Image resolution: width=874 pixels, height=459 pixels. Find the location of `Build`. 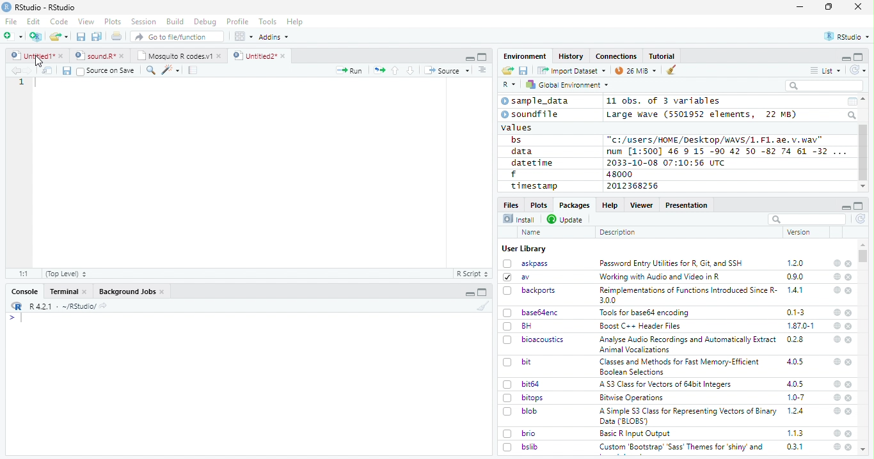

Build is located at coordinates (175, 22).